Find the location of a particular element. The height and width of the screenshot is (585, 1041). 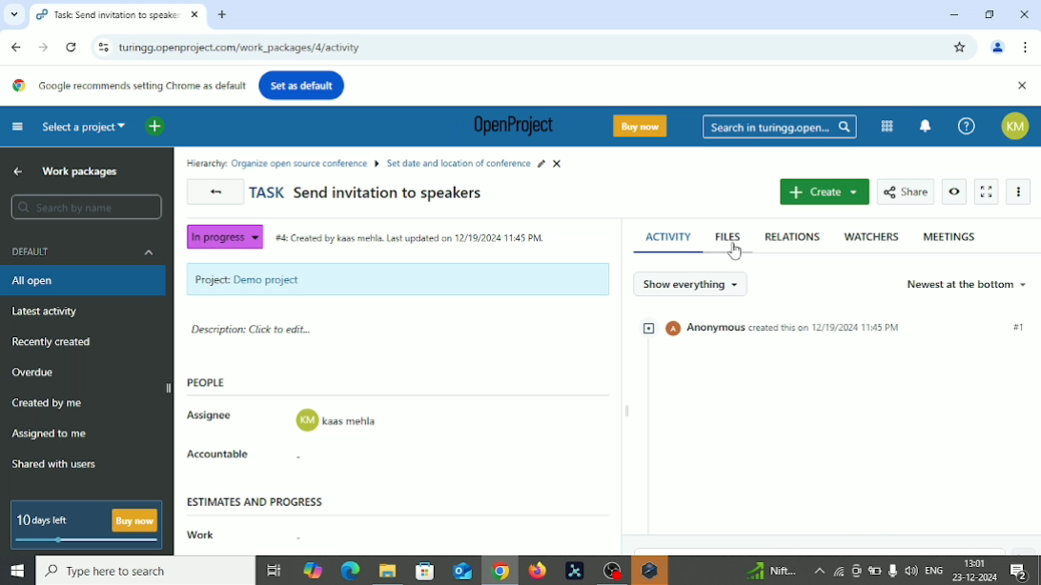

Modules is located at coordinates (887, 126).